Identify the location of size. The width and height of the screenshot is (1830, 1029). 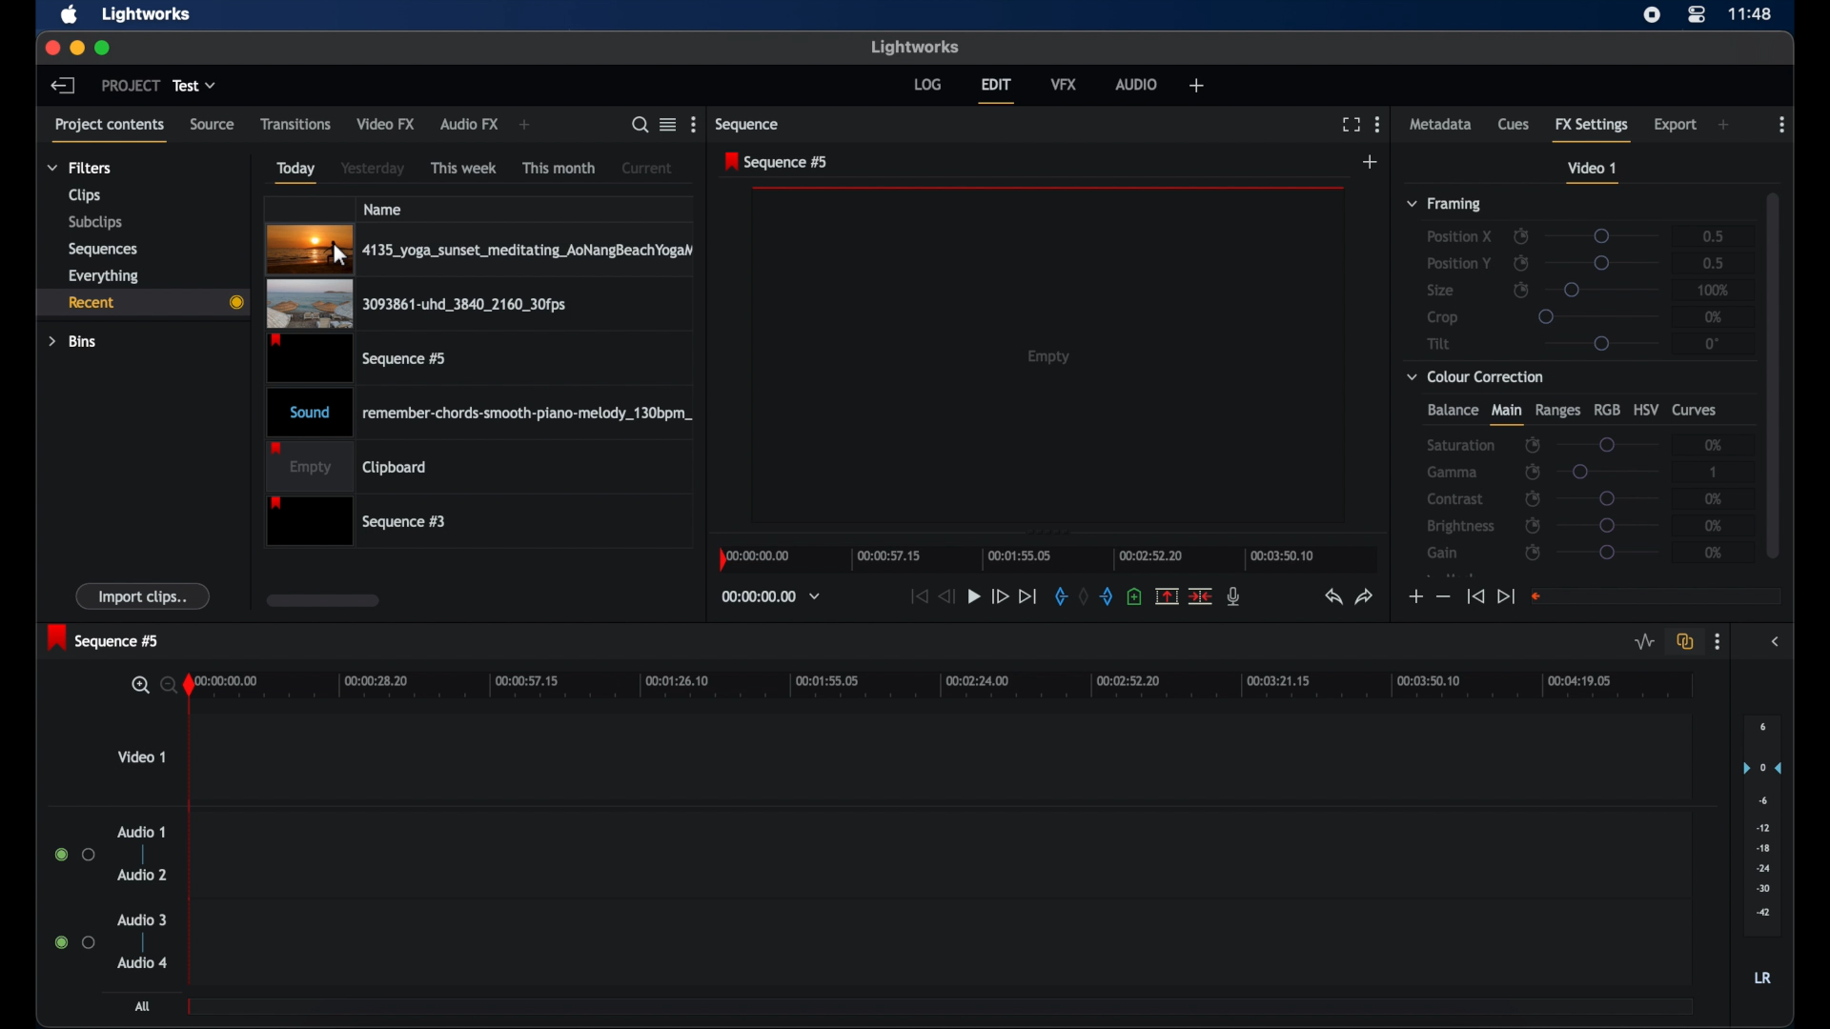
(1442, 292).